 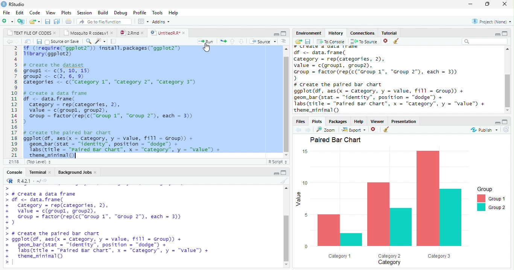 I want to click on close, so click(x=96, y=173).